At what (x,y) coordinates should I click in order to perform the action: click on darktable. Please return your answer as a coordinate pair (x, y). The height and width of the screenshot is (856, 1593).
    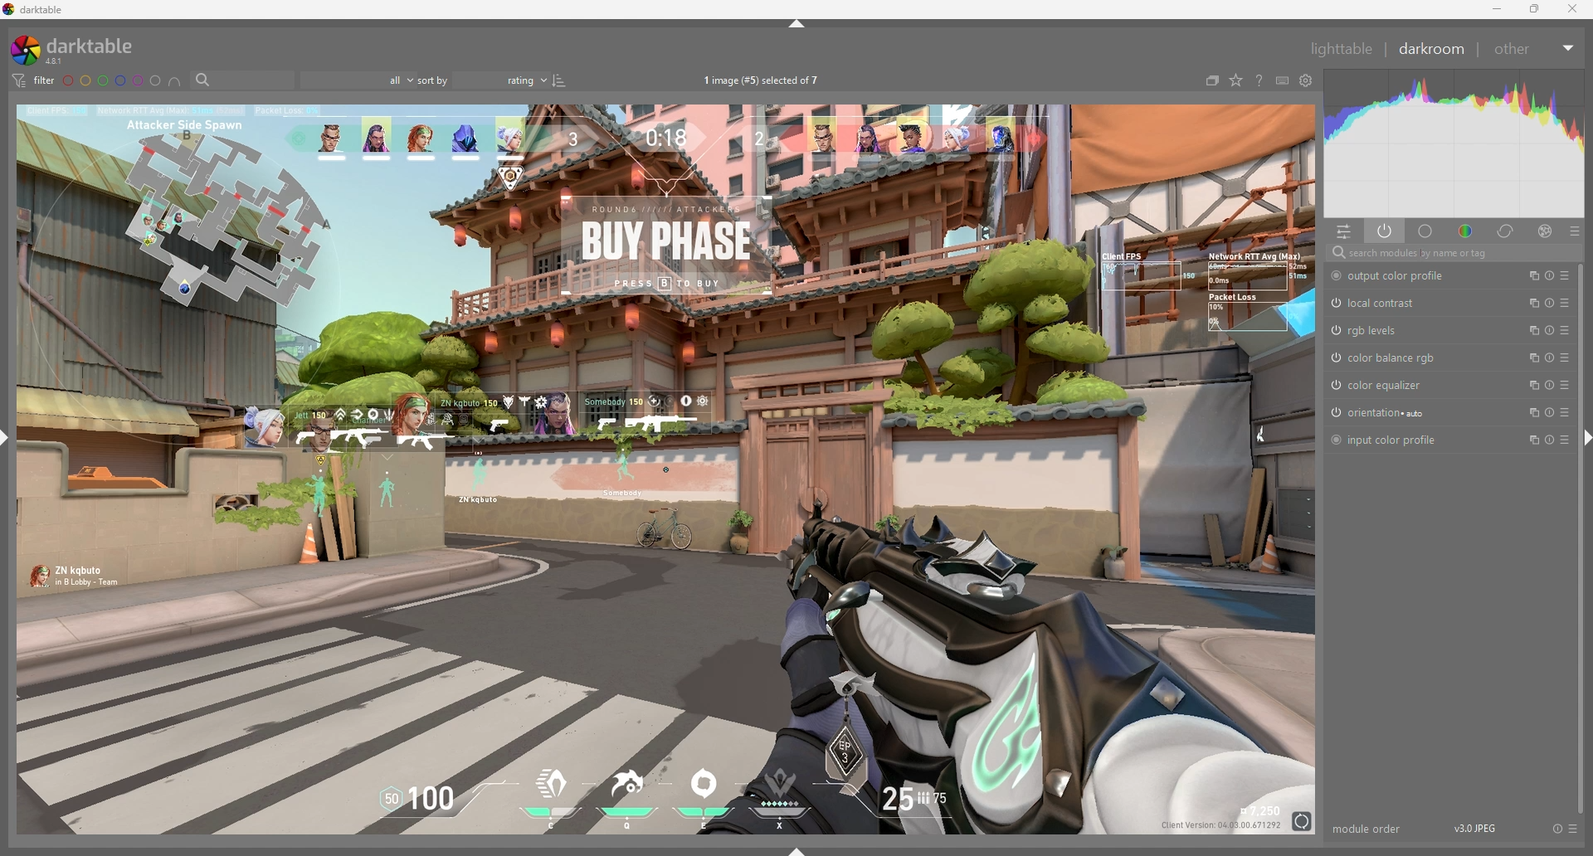
    Looking at the image, I should click on (81, 49).